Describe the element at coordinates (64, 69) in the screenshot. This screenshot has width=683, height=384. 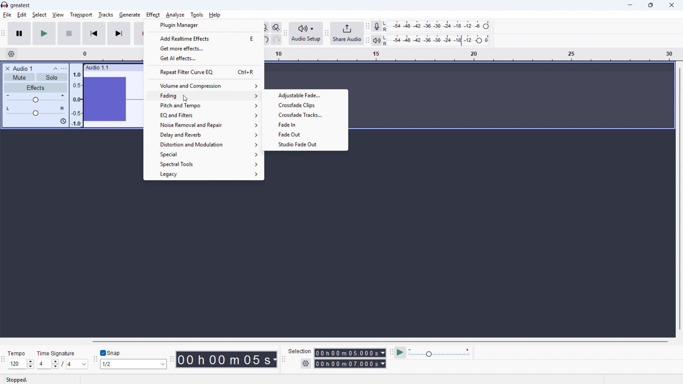
I see `Track control panel menu ` at that location.